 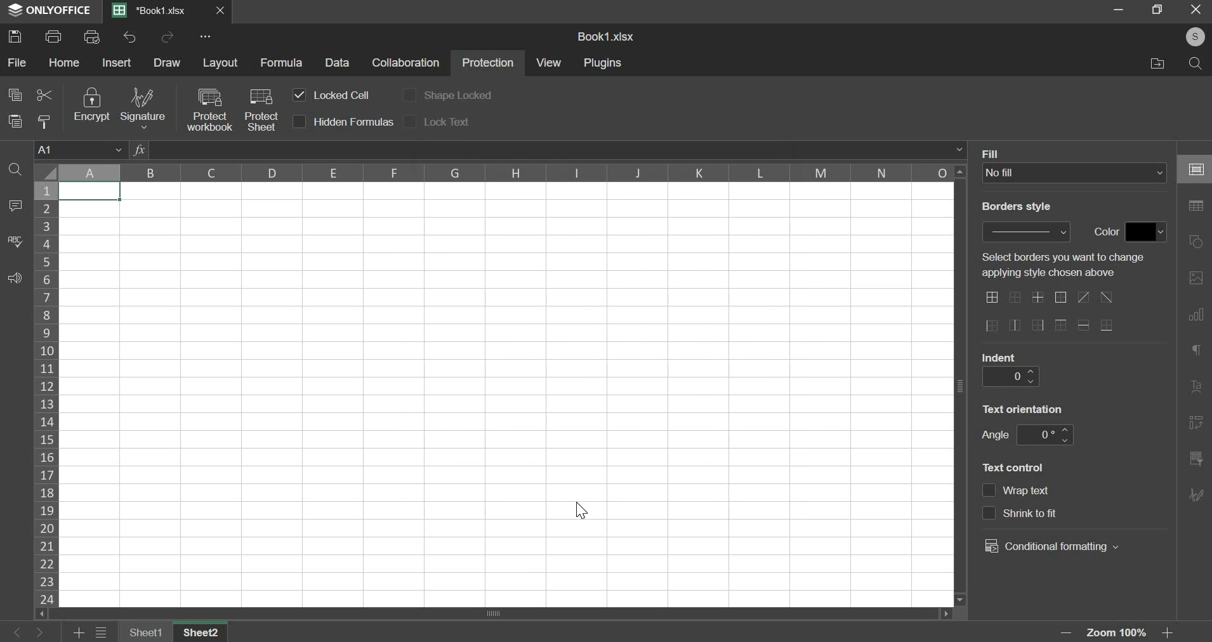 What do you see at coordinates (44, 93) in the screenshot?
I see `cut` at bounding box center [44, 93].